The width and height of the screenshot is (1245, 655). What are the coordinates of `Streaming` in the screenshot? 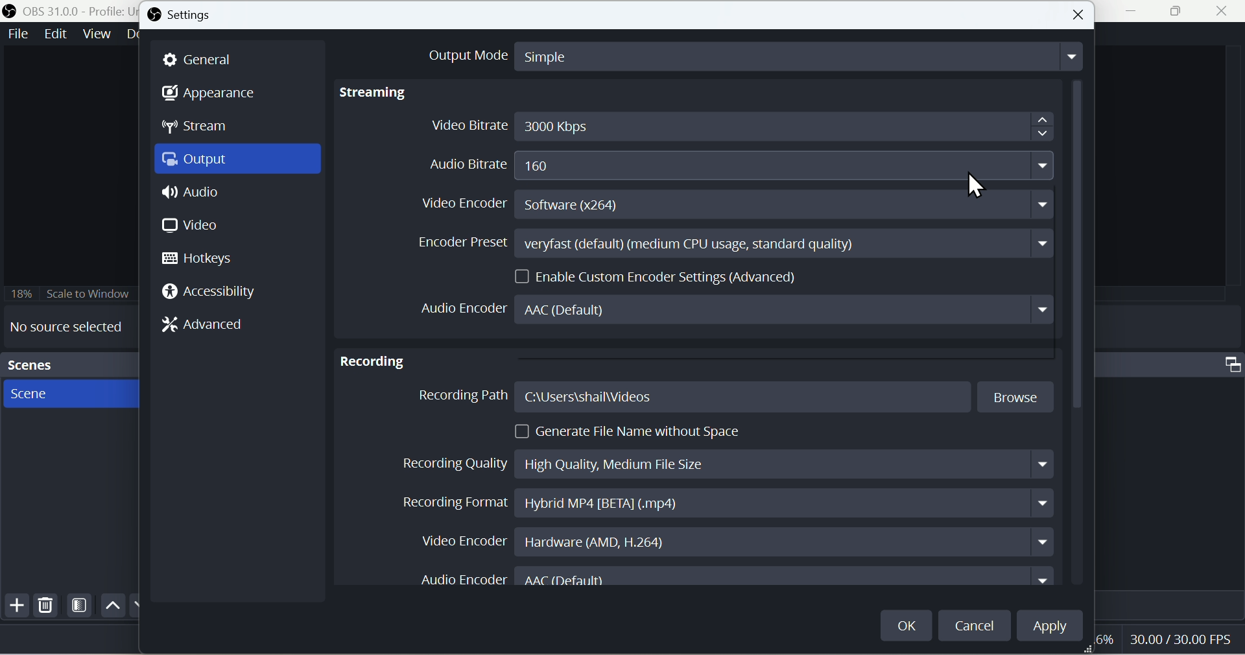 It's located at (377, 93).